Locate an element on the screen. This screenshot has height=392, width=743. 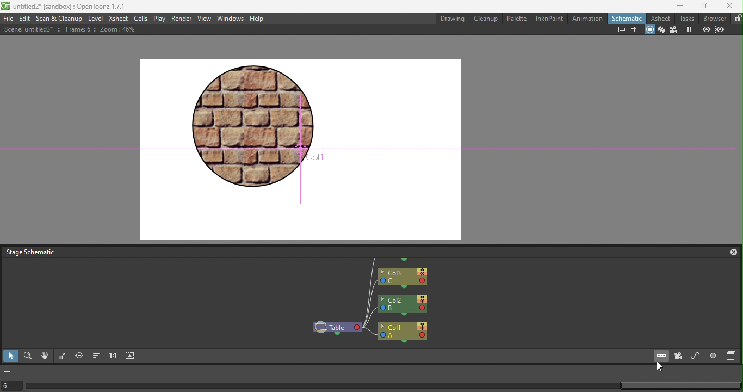
Col2: B is located at coordinates (403, 305).